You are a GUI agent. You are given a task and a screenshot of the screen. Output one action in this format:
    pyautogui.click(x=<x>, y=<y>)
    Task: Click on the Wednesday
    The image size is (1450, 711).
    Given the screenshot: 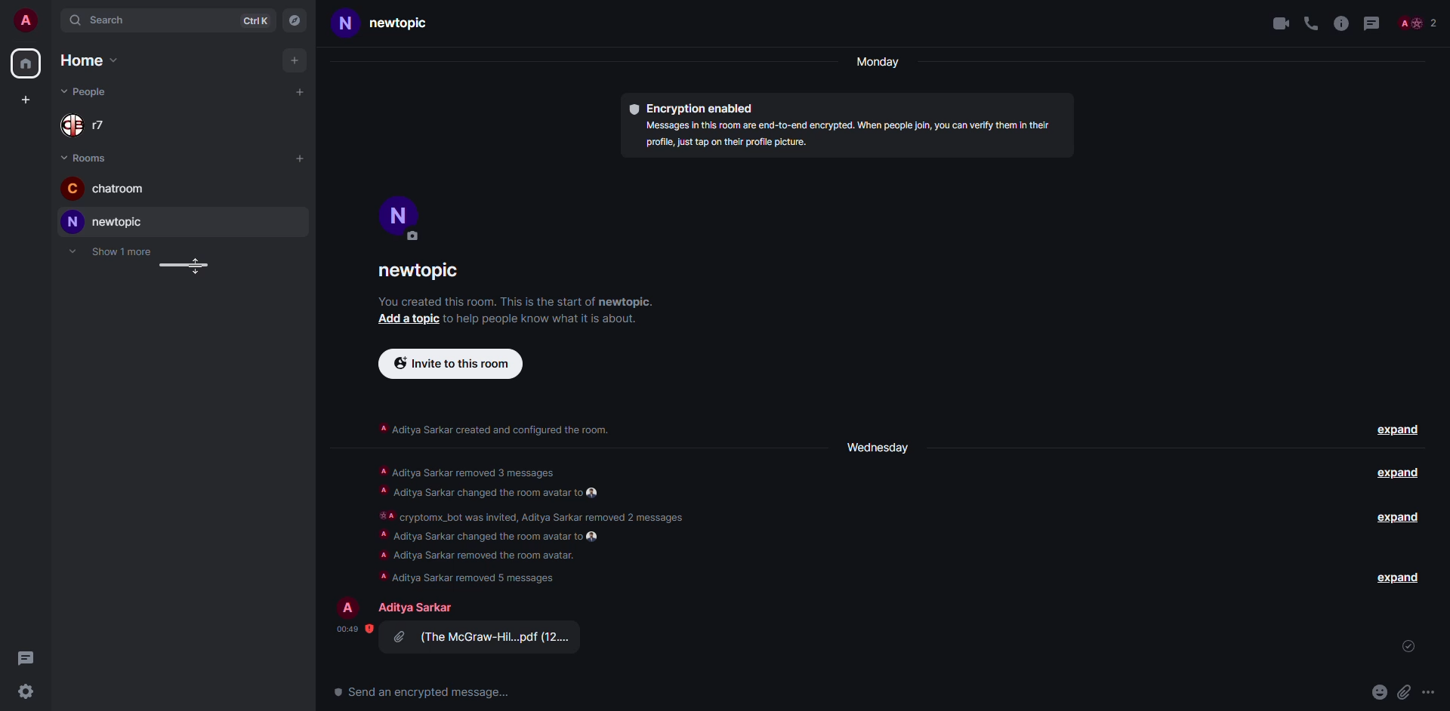 What is the action you would take?
    pyautogui.click(x=879, y=445)
    